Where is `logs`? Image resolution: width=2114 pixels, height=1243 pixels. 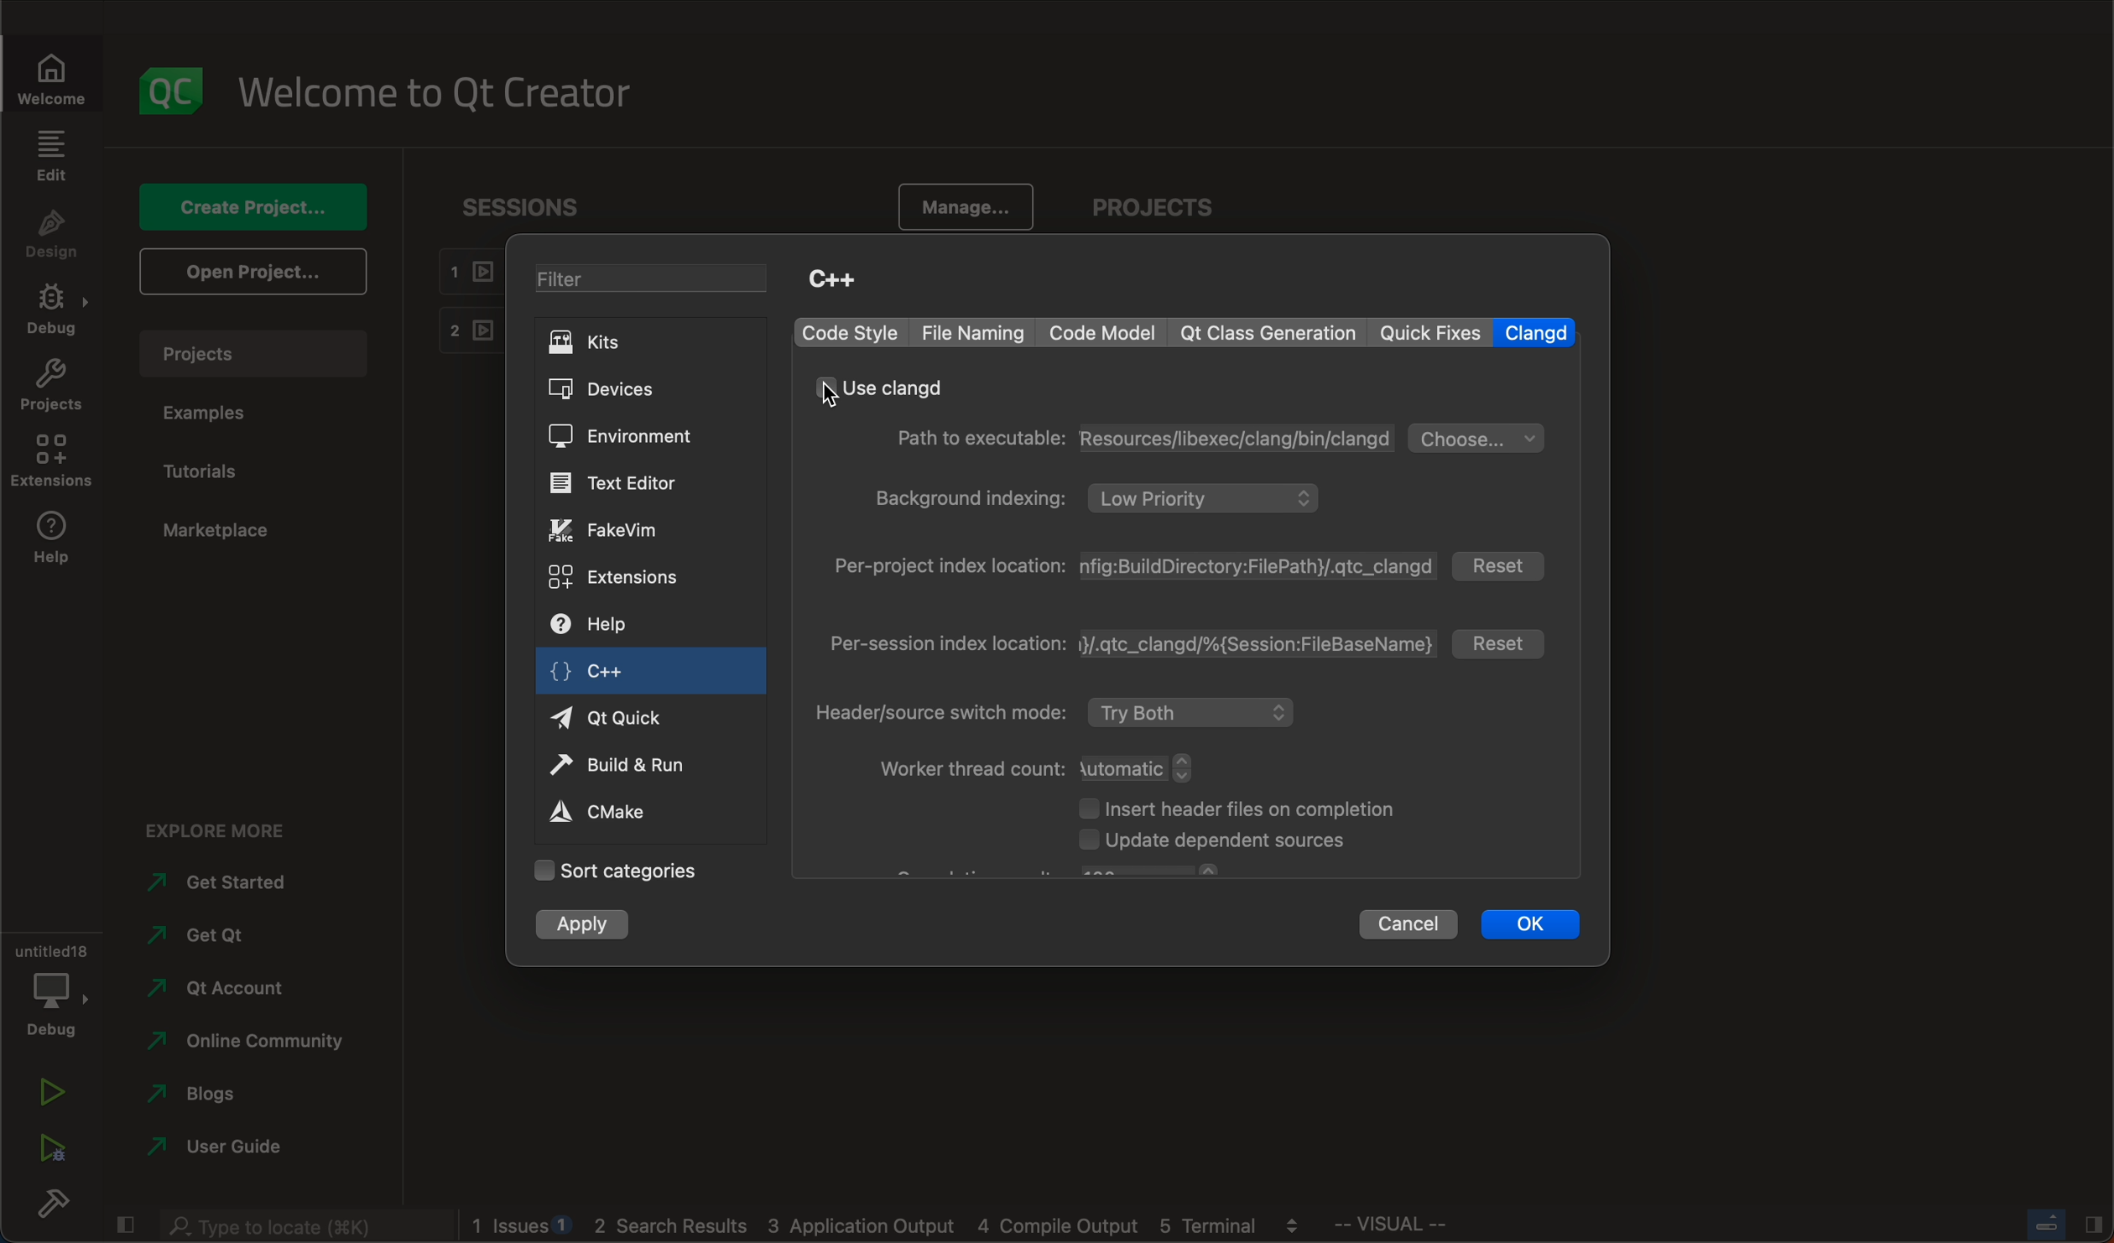 logs is located at coordinates (887, 1227).